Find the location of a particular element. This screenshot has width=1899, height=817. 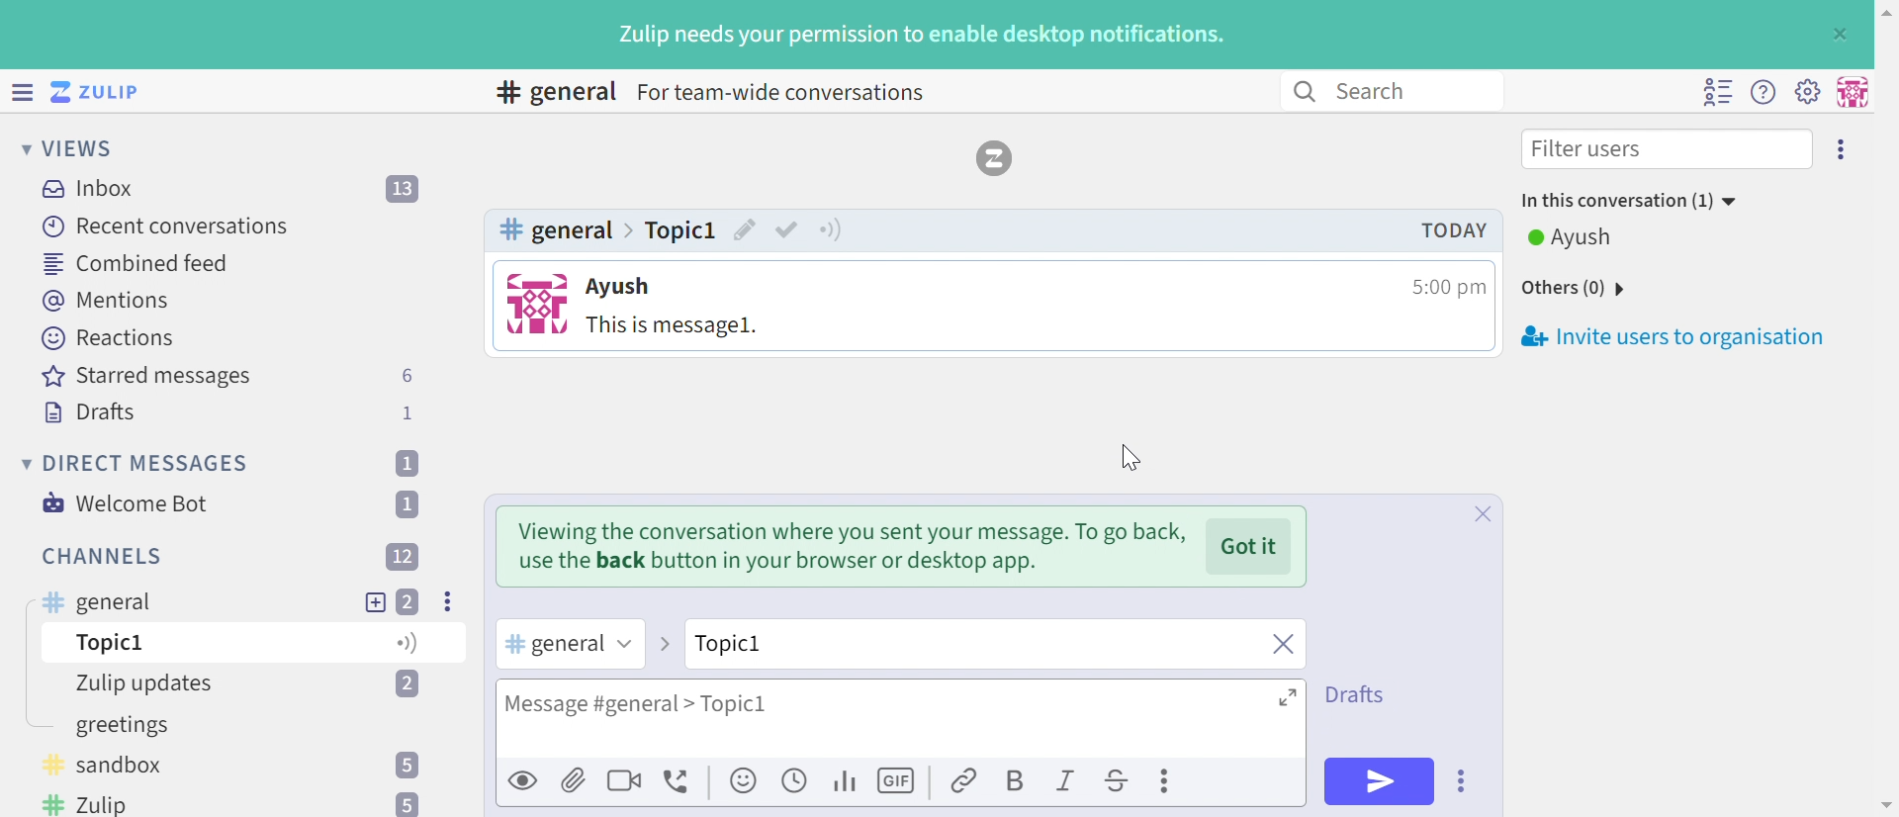

GIF is located at coordinates (899, 781).